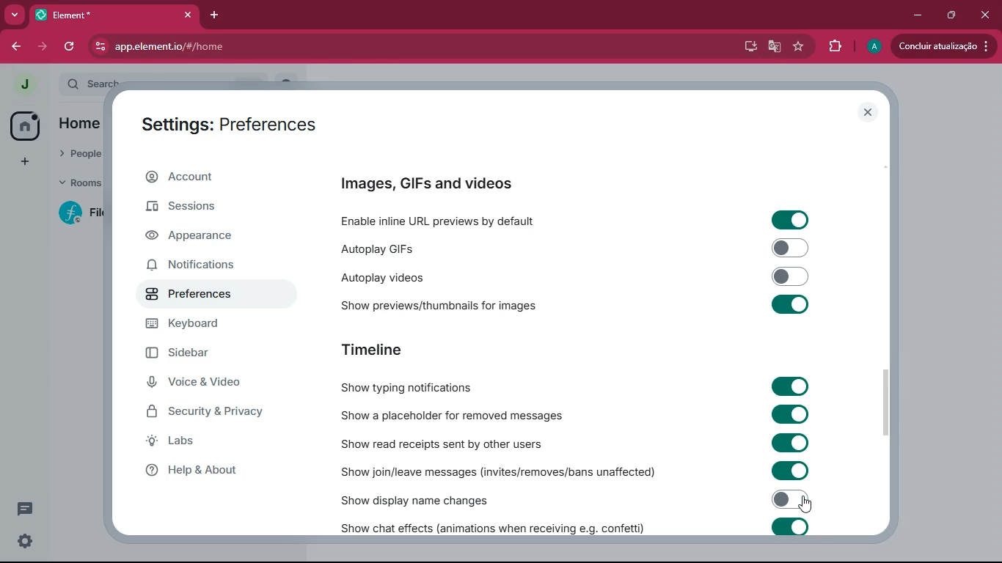 The width and height of the screenshot is (1002, 563). What do you see at coordinates (412, 387) in the screenshot?
I see `show typing notifications` at bounding box center [412, 387].